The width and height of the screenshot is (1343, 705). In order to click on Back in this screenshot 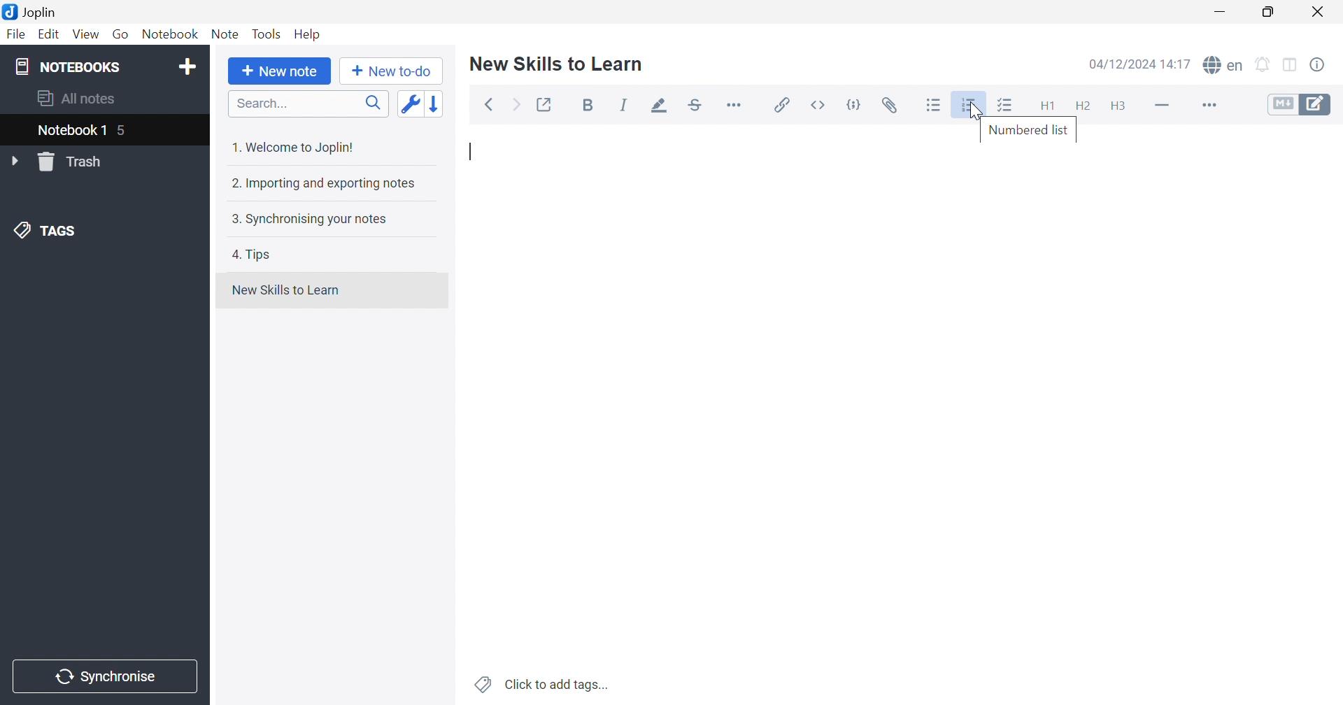, I will do `click(489, 106)`.